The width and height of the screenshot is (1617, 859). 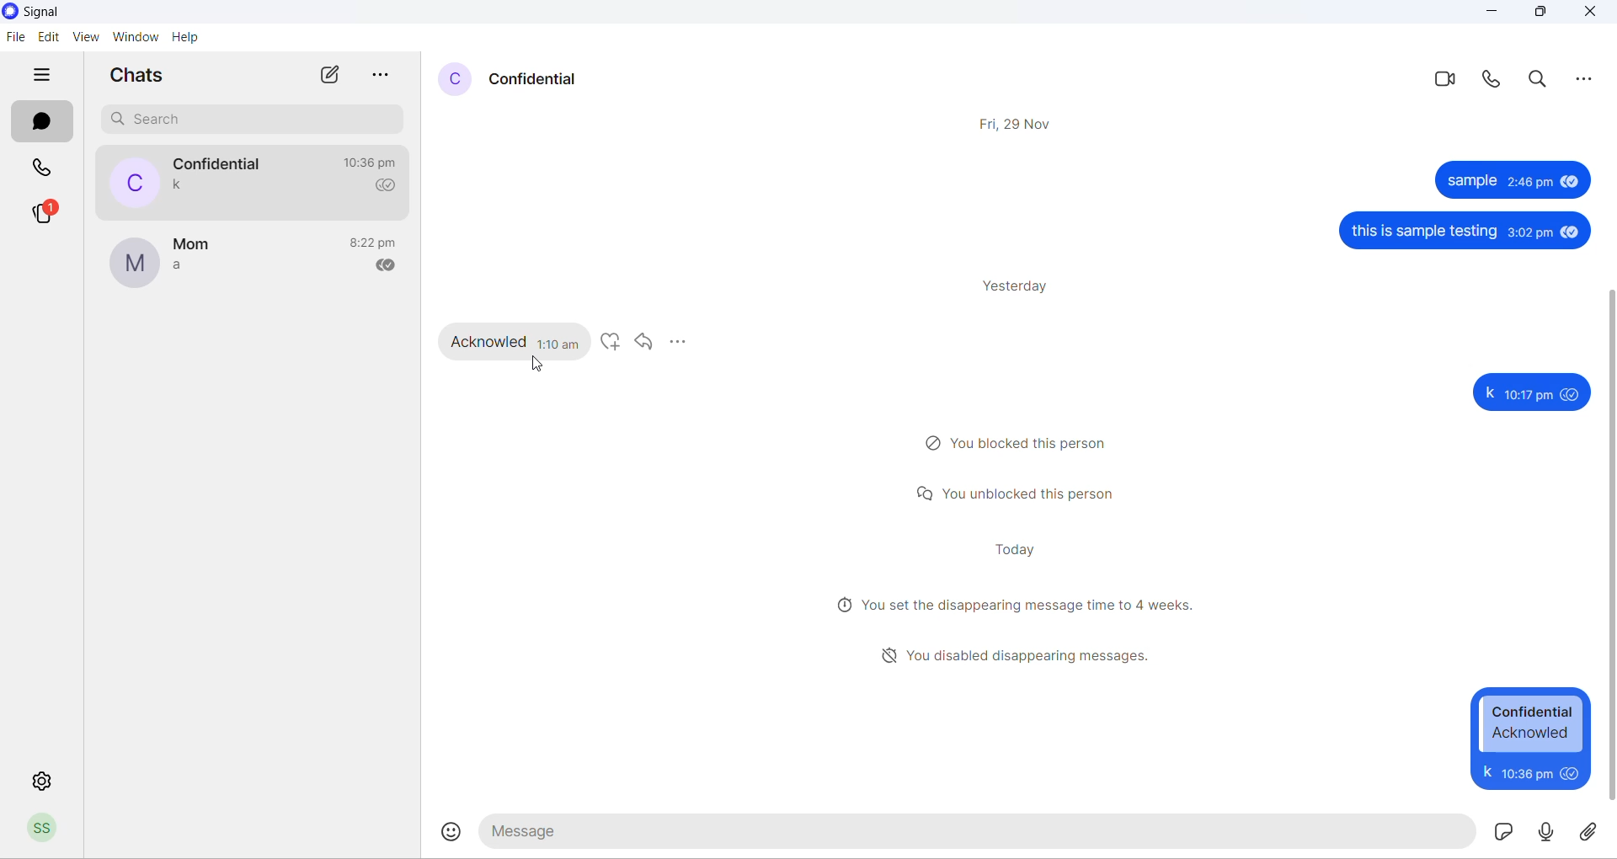 I want to click on search chat, so click(x=253, y=120).